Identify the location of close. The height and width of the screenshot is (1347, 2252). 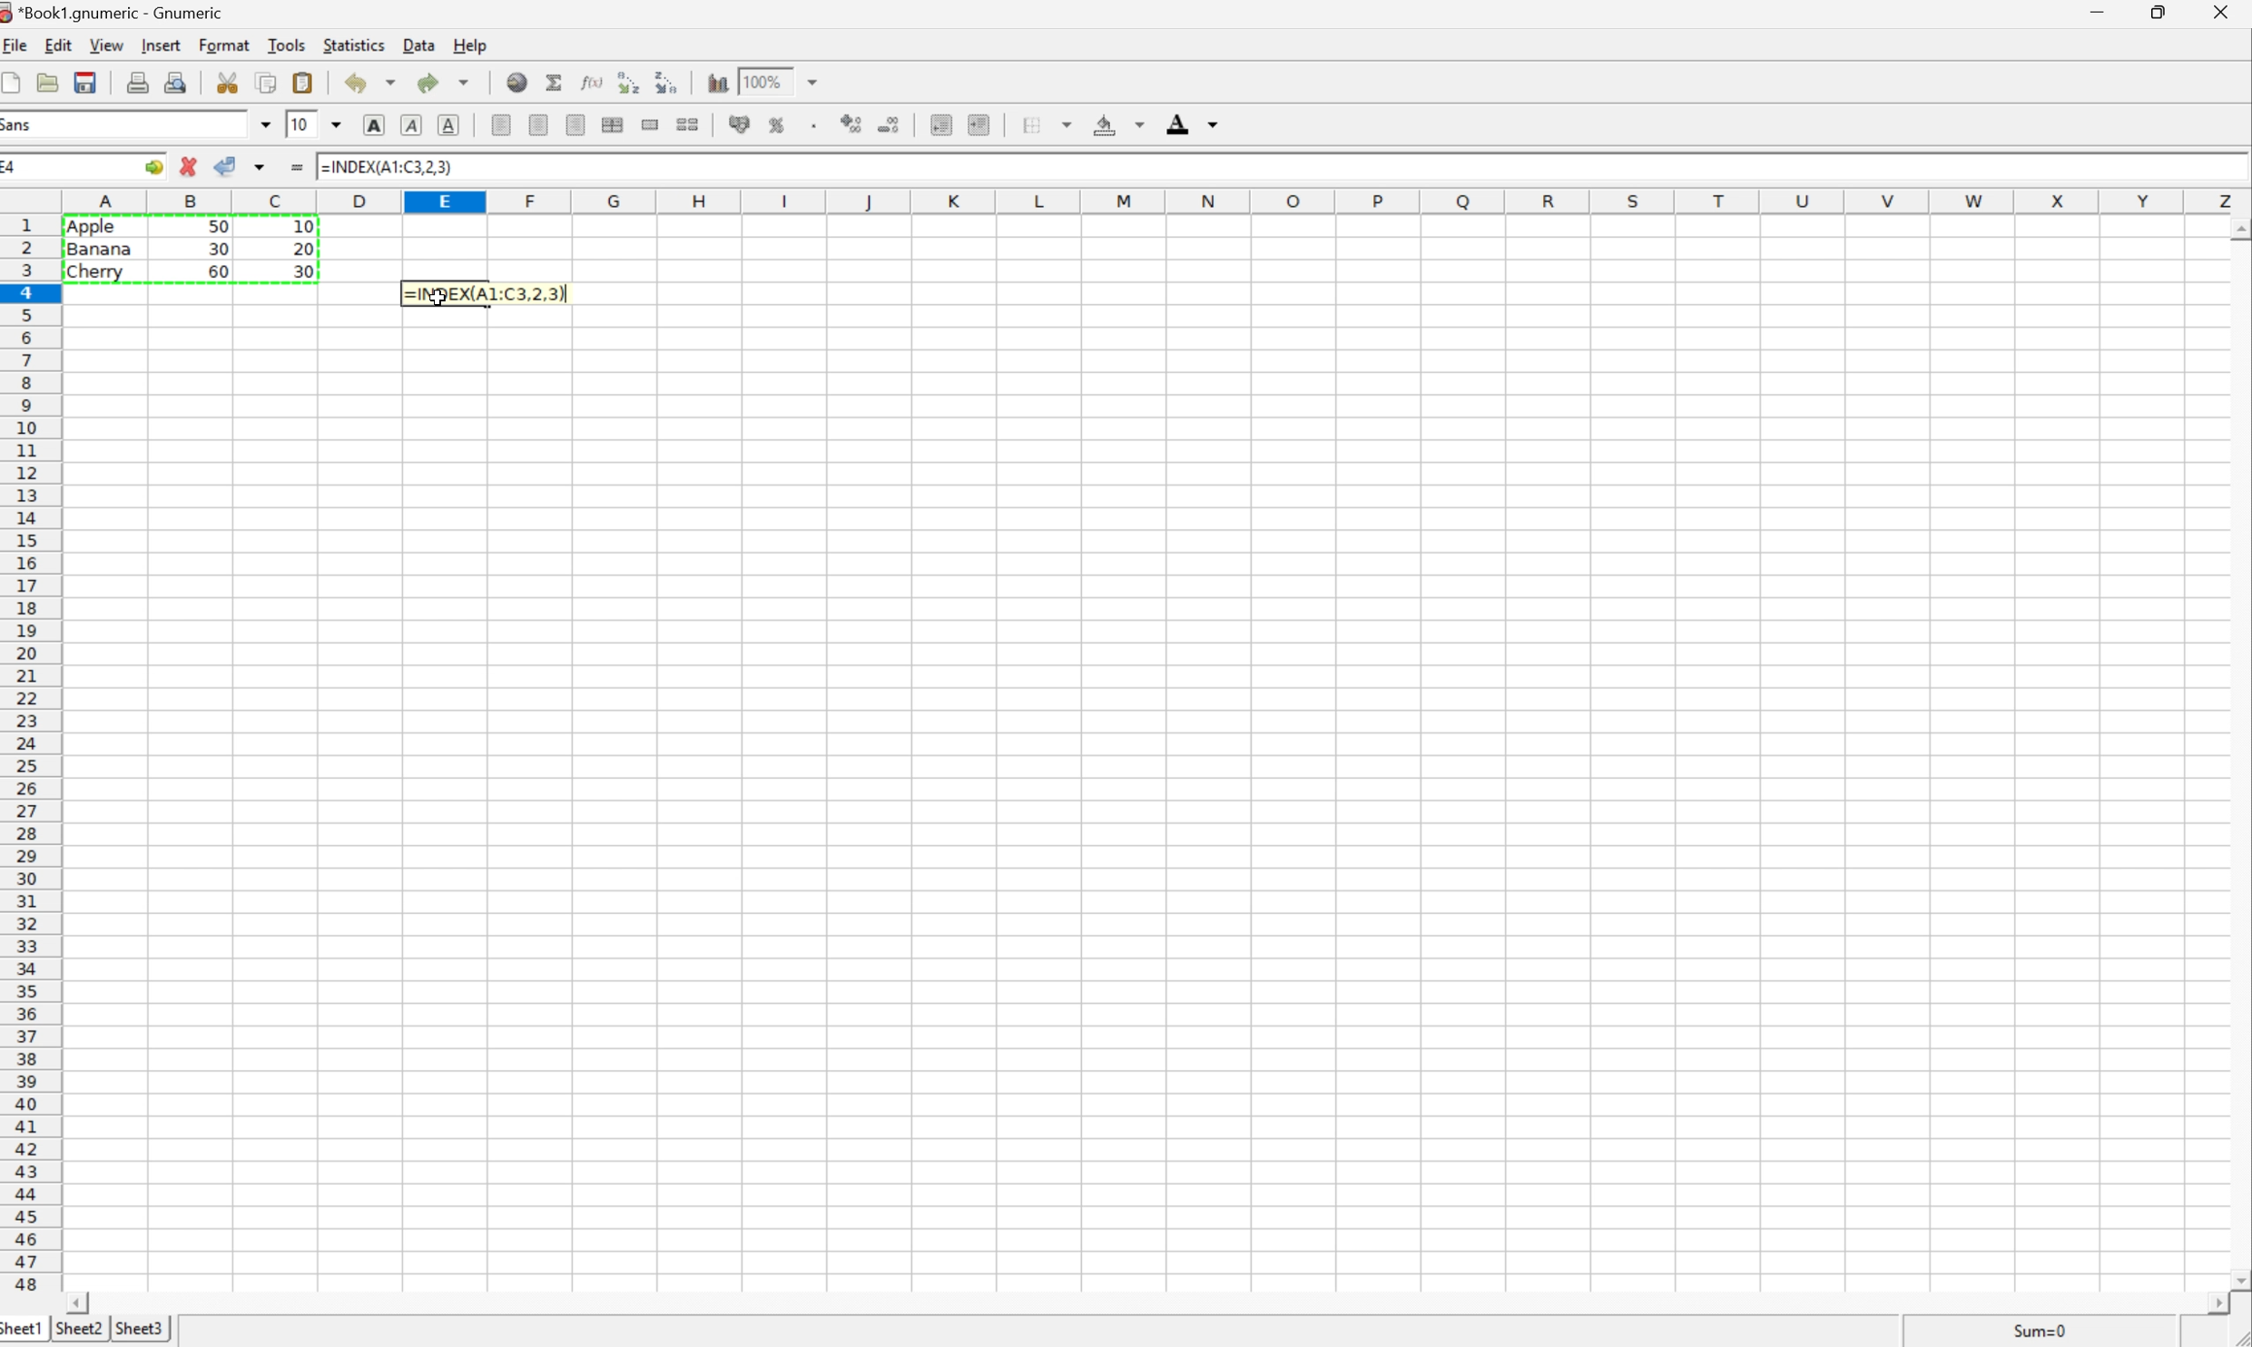
(2227, 14).